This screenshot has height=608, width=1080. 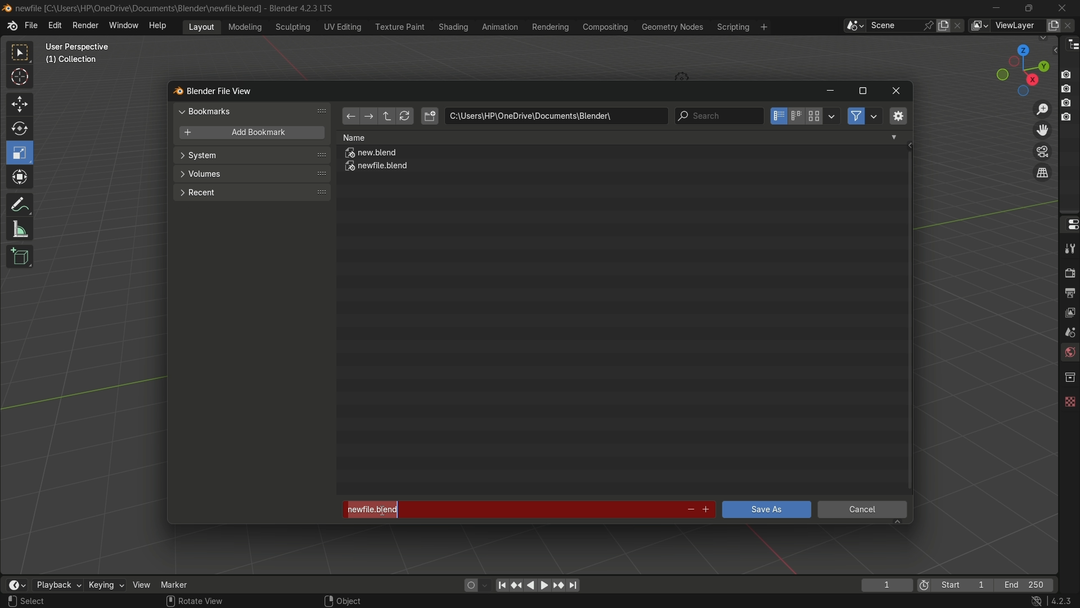 I want to click on back, so click(x=350, y=117).